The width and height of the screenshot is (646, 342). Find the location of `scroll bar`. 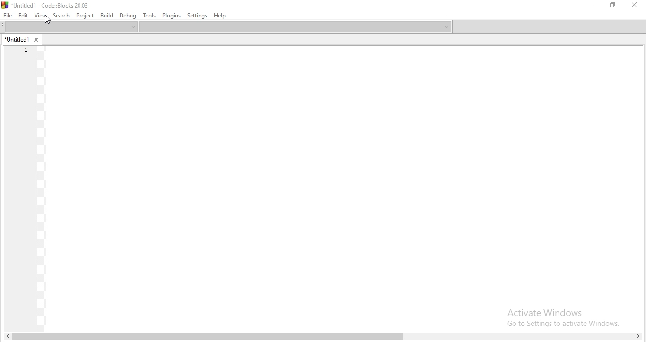

scroll bar is located at coordinates (323, 337).